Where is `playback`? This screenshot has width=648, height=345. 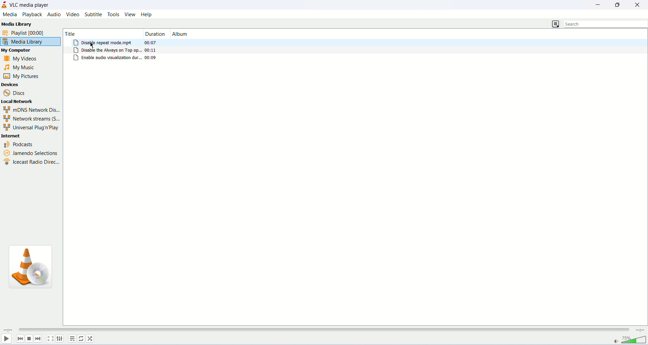 playback is located at coordinates (32, 15).